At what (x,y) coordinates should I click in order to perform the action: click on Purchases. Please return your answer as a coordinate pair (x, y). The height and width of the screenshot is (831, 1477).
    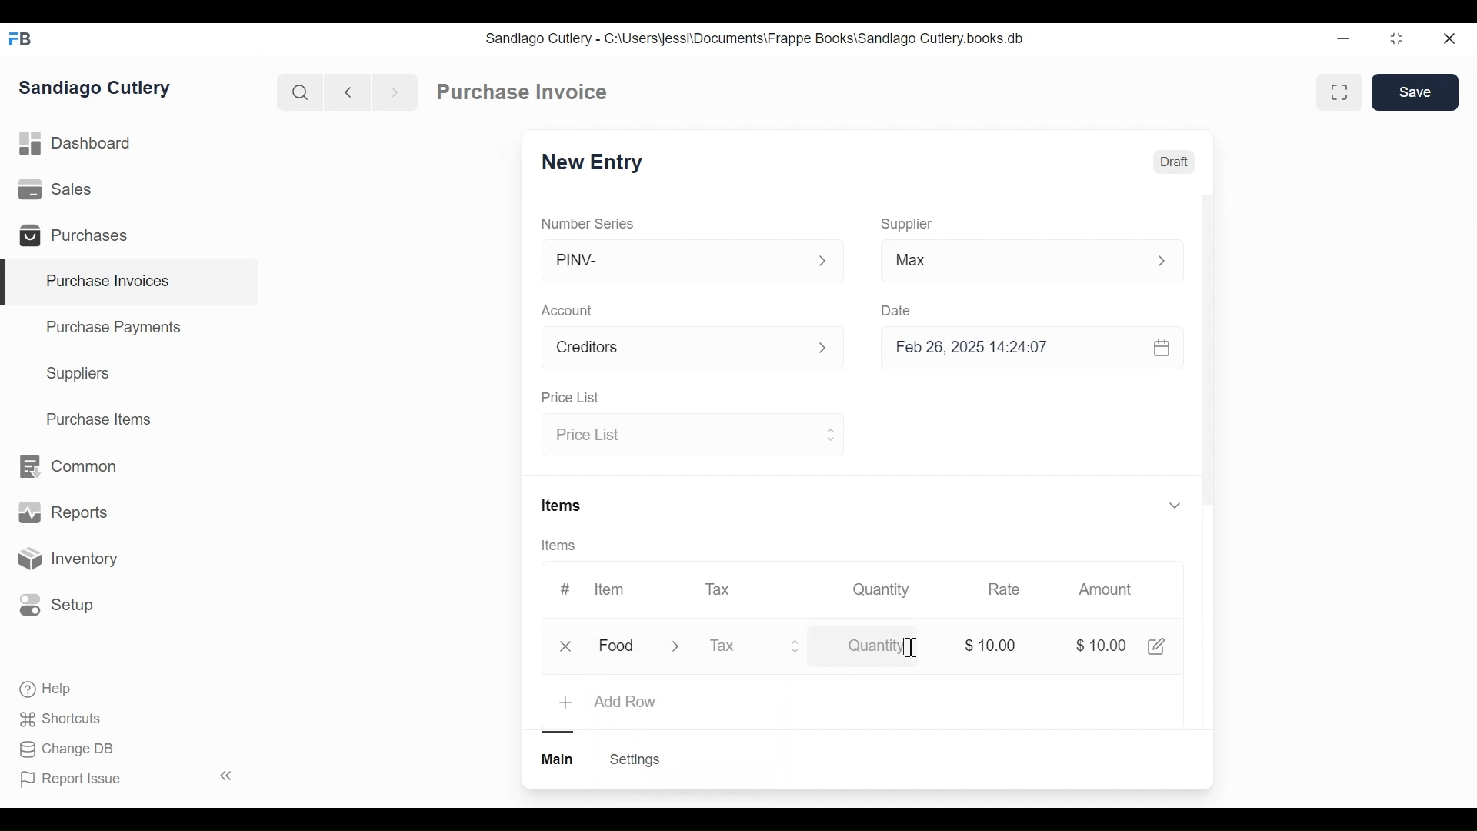
    Looking at the image, I should click on (80, 238).